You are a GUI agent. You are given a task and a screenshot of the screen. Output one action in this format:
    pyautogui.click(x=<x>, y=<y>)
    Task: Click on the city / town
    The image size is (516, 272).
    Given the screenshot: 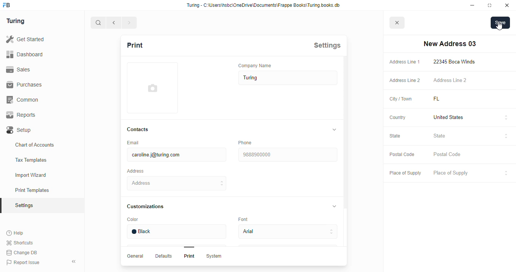 What is the action you would take?
    pyautogui.click(x=401, y=99)
    